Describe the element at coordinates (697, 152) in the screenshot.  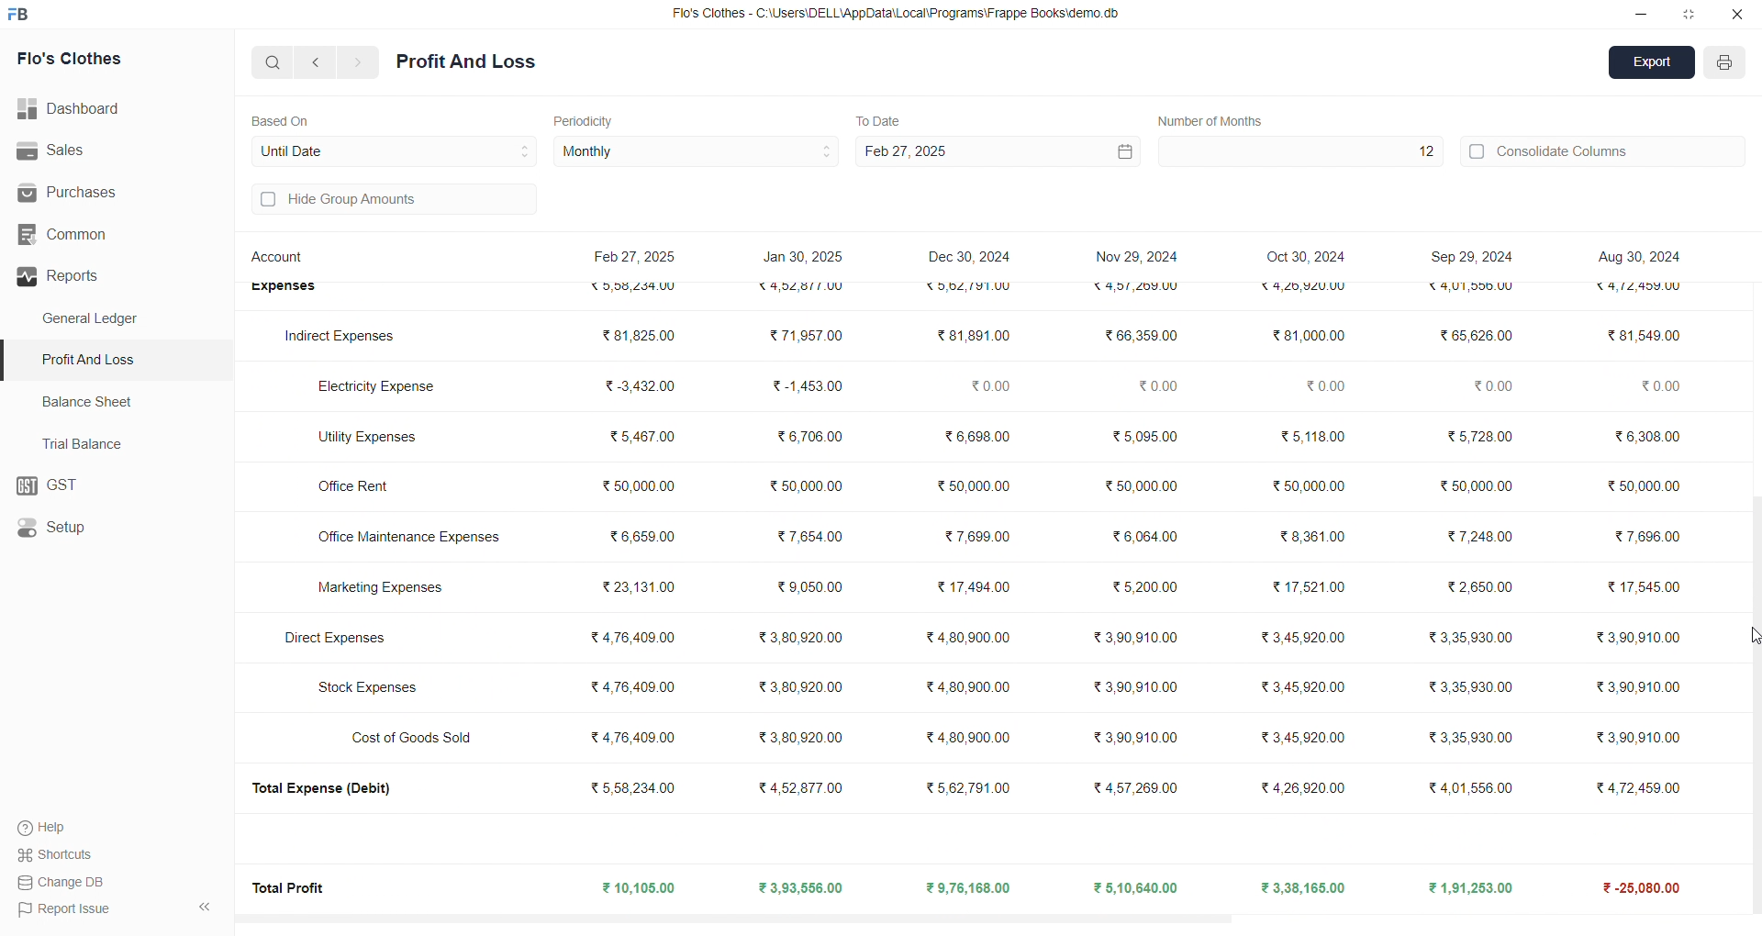
I see `Monthly` at that location.